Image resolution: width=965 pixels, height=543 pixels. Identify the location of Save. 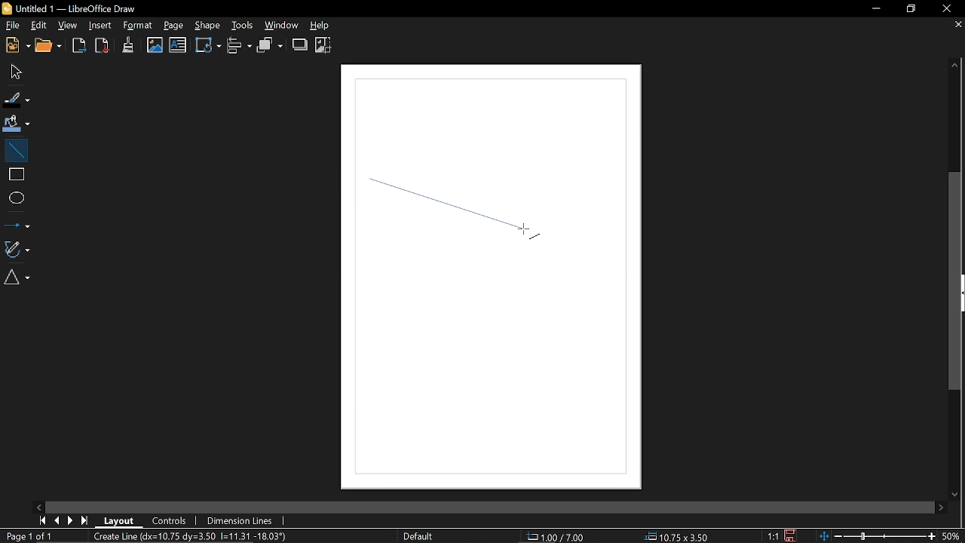
(790, 536).